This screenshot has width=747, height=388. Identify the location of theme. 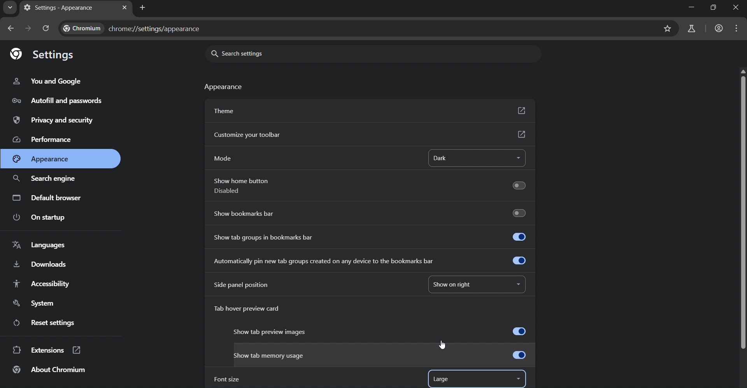
(368, 110).